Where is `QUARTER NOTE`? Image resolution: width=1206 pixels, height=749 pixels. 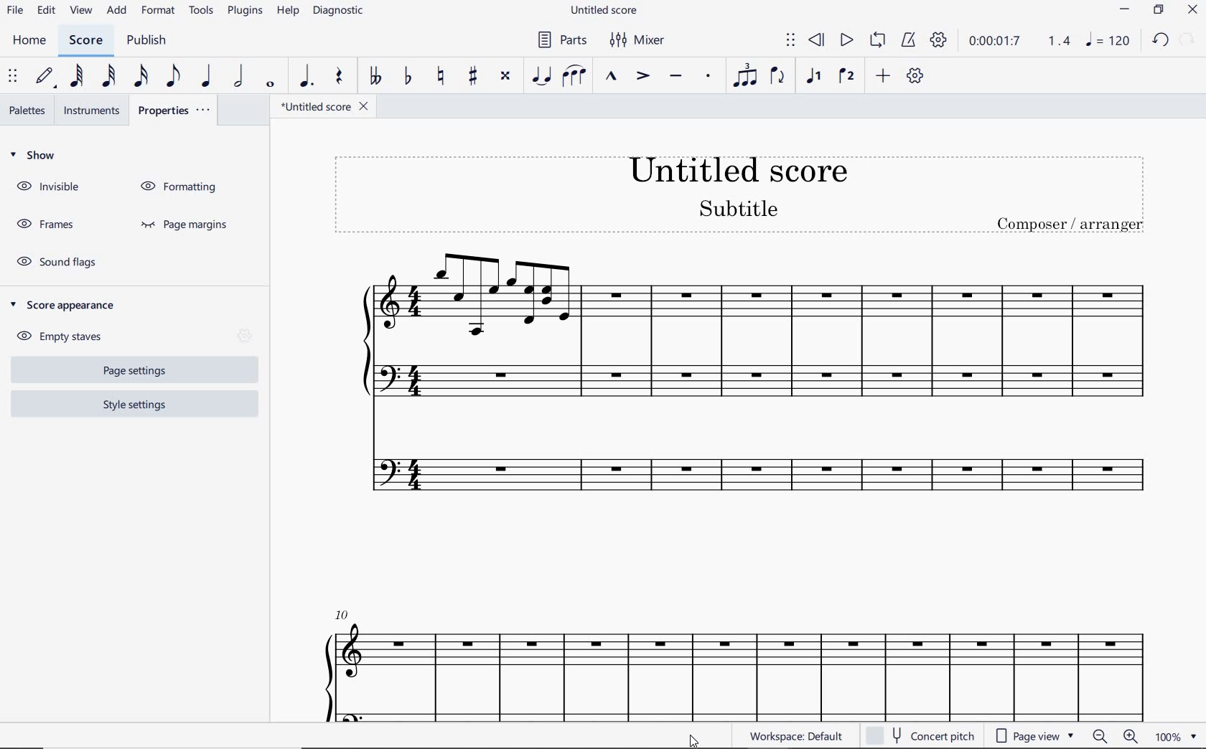
QUARTER NOTE is located at coordinates (207, 75).